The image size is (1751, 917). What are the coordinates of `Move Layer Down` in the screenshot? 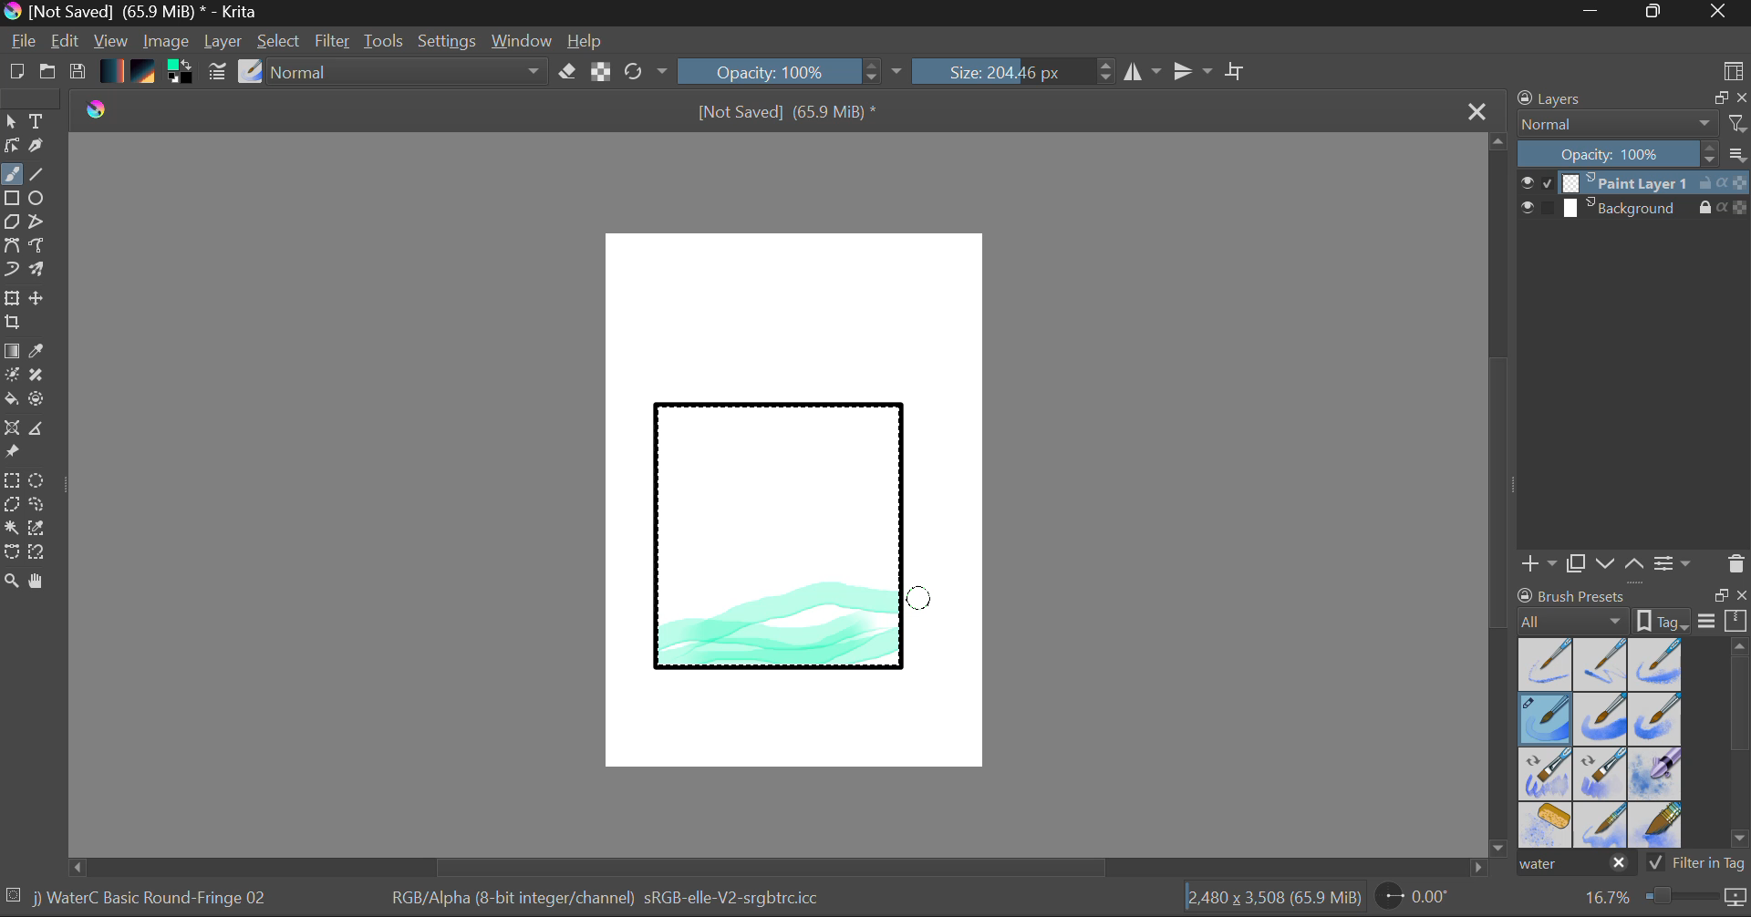 It's located at (1607, 564).